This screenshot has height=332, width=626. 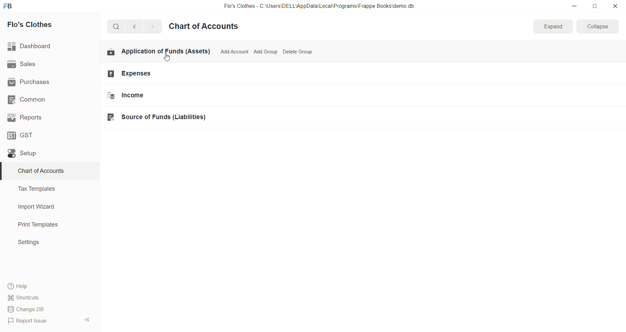 What do you see at coordinates (594, 6) in the screenshot?
I see `resize` at bounding box center [594, 6].